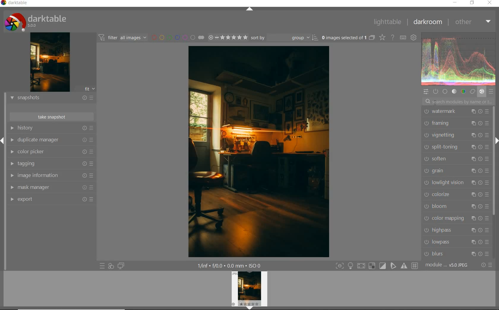  I want to click on grain, so click(456, 171).